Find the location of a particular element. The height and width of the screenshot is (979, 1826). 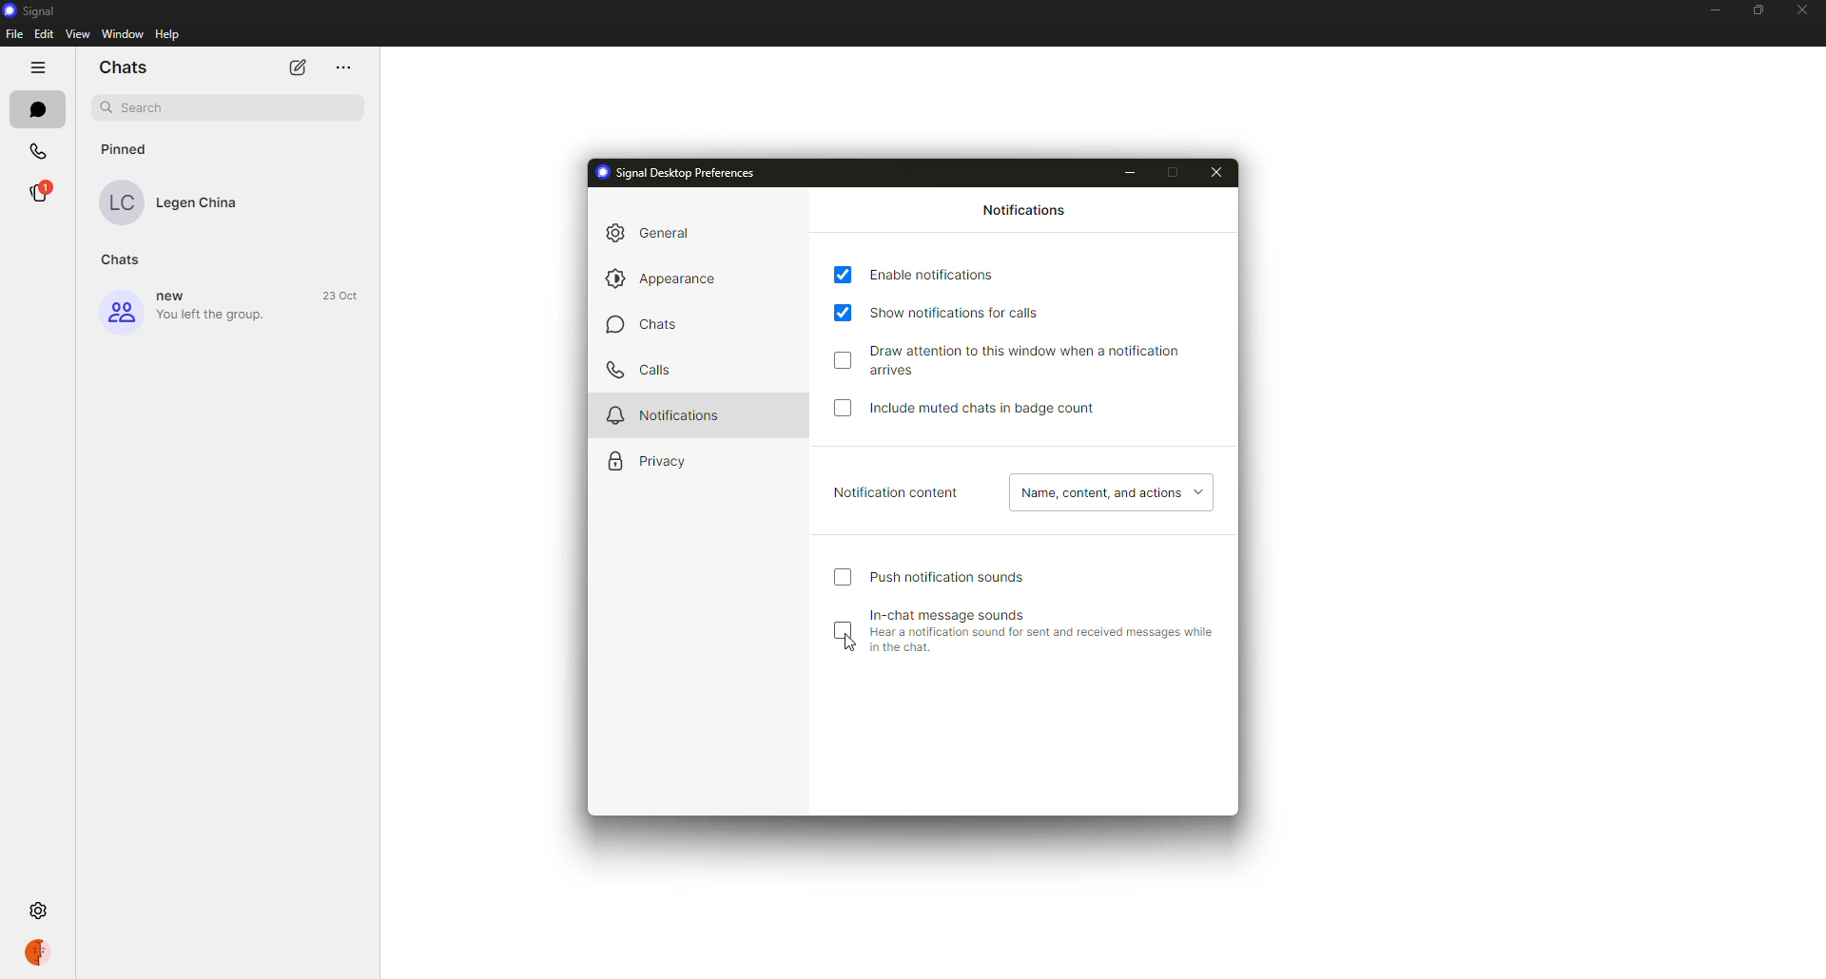

Edit is located at coordinates (45, 33).